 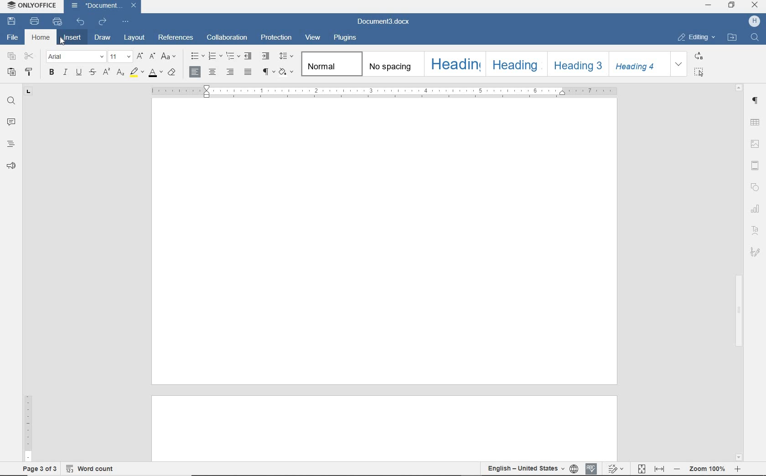 What do you see at coordinates (676, 468) in the screenshot?
I see `Zoom out` at bounding box center [676, 468].